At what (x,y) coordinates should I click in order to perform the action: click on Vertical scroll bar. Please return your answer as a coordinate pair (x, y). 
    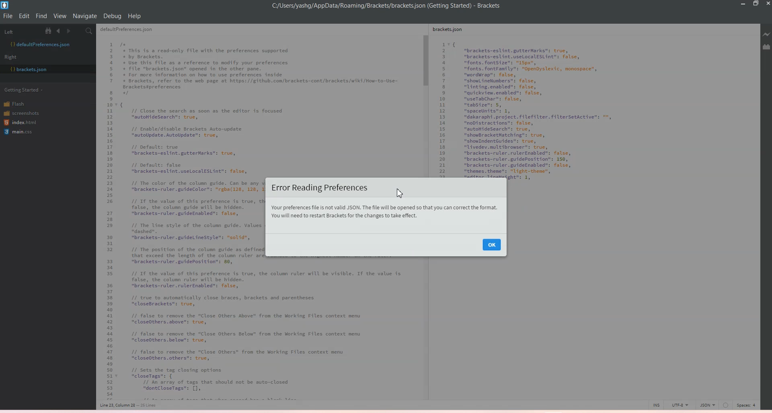
    Looking at the image, I should click on (425, 100).